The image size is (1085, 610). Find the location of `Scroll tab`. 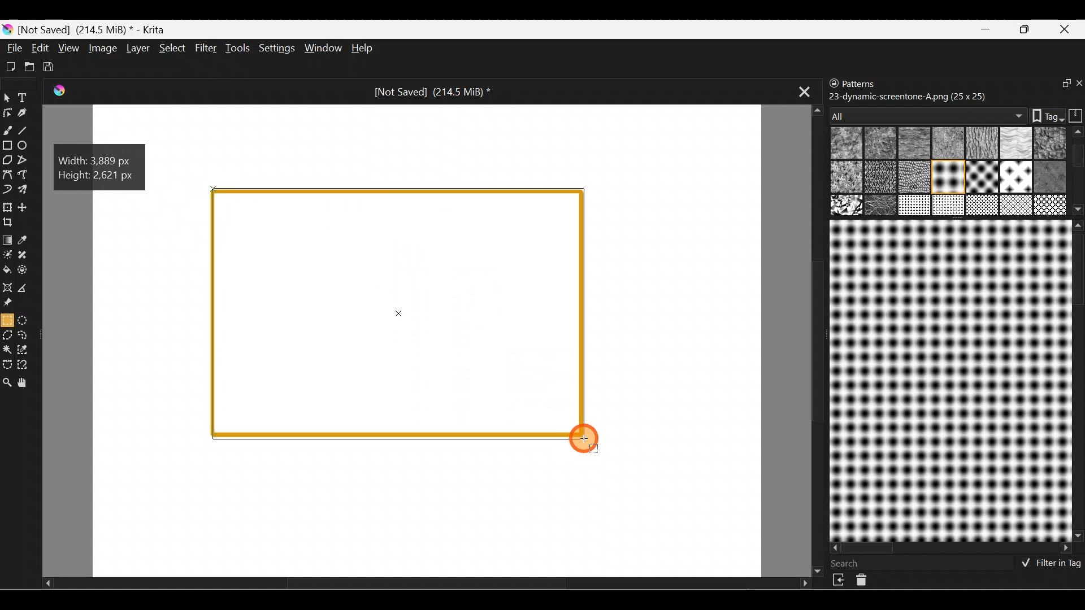

Scroll tab is located at coordinates (813, 339).